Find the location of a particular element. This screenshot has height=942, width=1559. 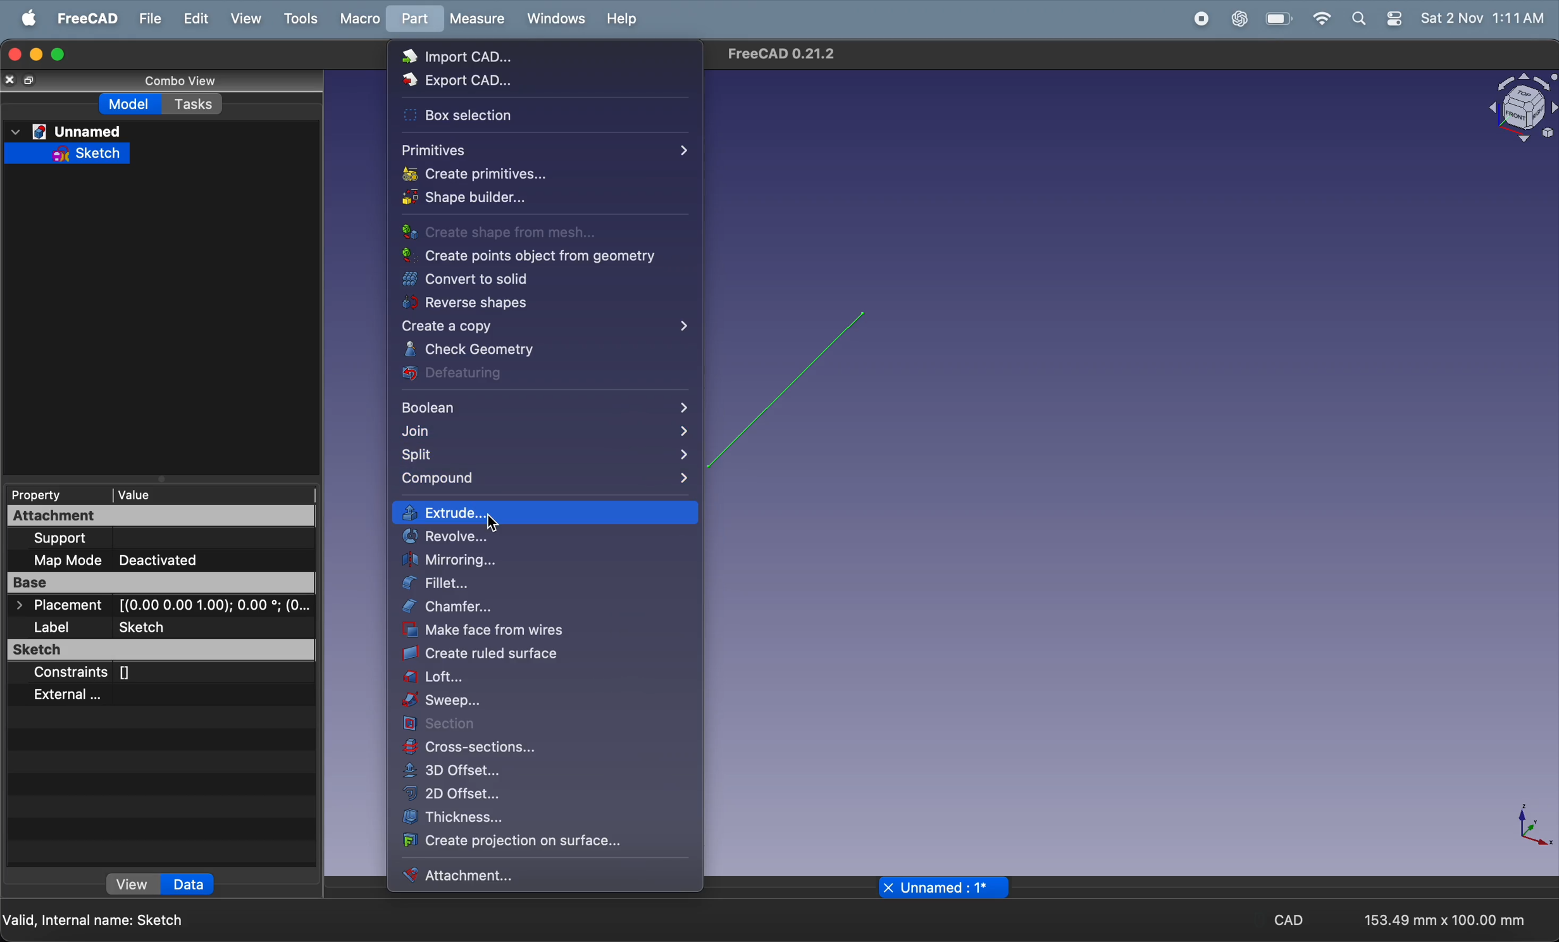

axis is located at coordinates (1517, 827).